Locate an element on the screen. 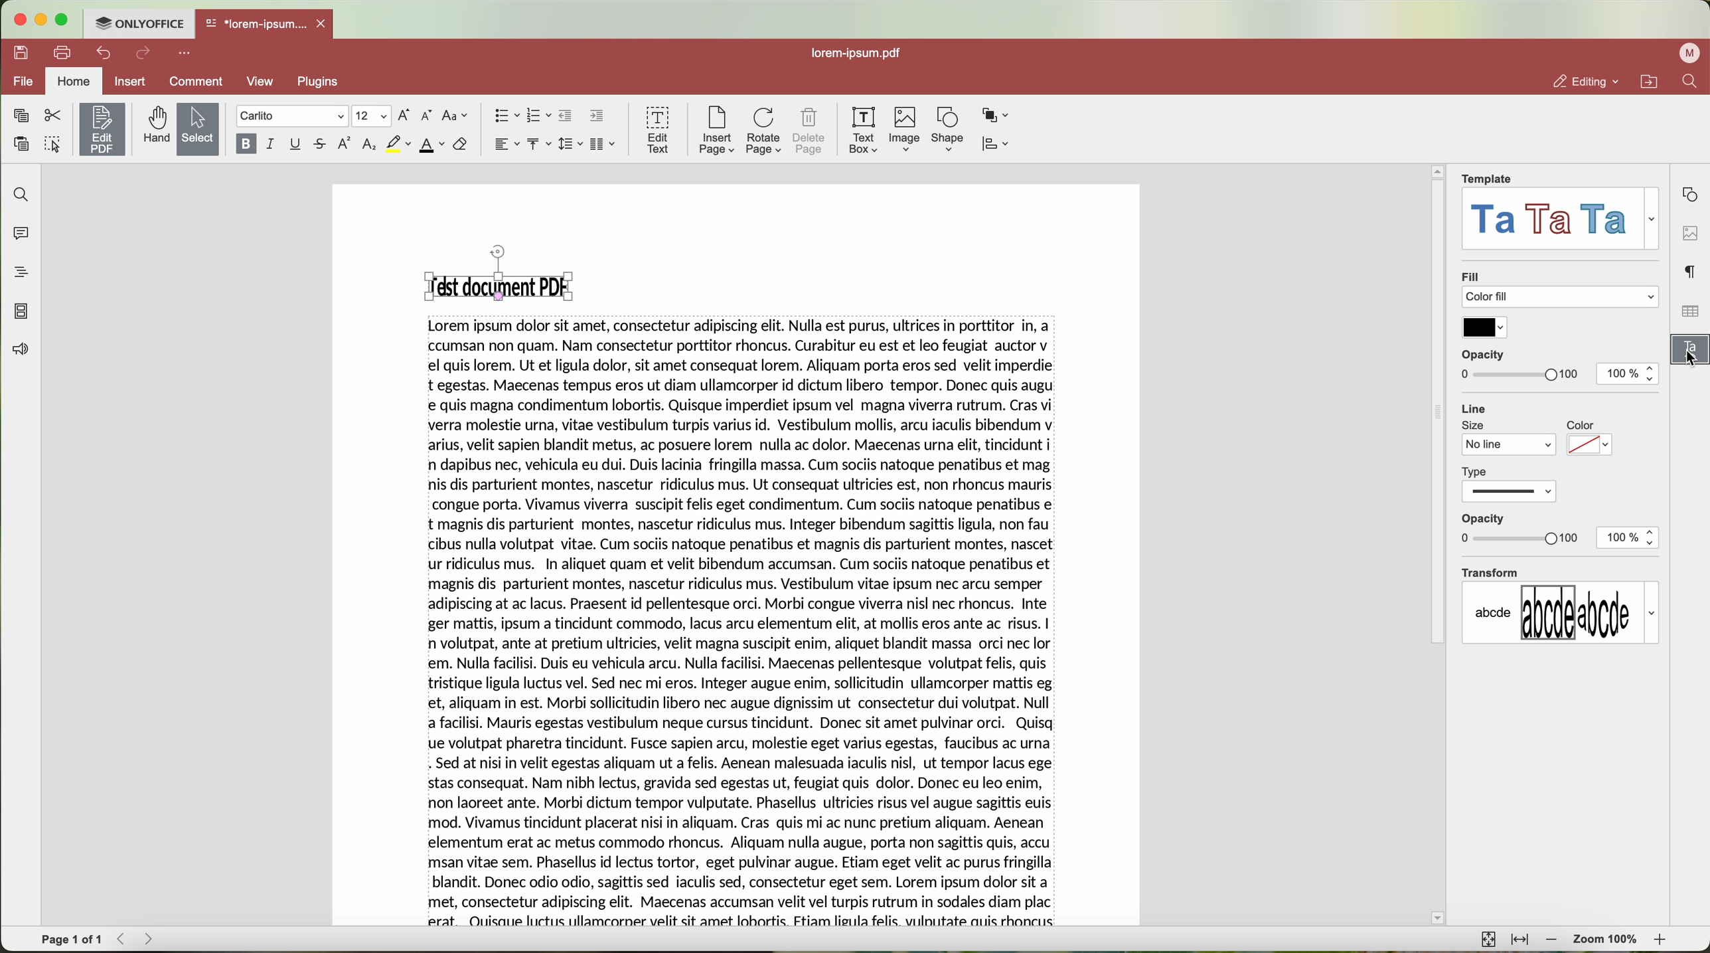 This screenshot has width=1710, height=953. close program is located at coordinates (22, 19).